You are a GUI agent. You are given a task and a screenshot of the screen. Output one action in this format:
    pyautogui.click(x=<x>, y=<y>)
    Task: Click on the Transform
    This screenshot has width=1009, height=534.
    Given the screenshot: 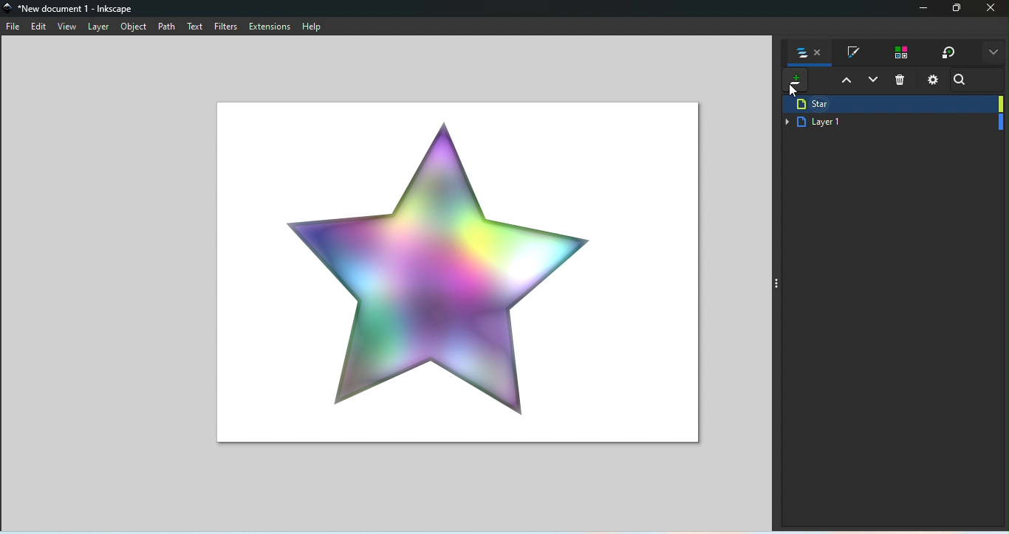 What is the action you would take?
    pyautogui.click(x=948, y=53)
    